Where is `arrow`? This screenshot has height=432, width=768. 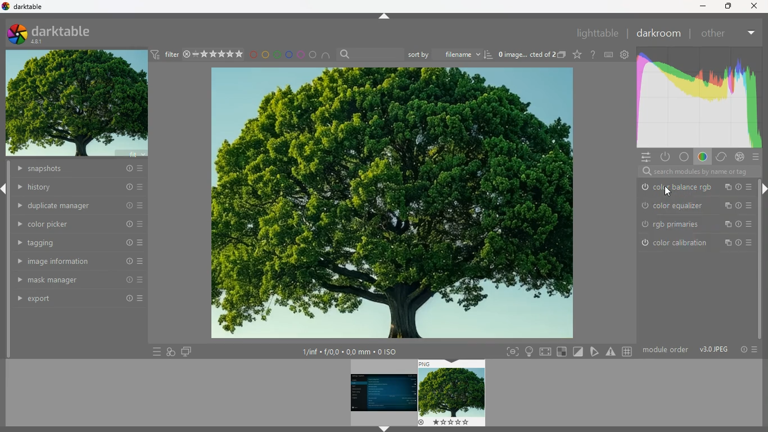 arrow is located at coordinates (763, 190).